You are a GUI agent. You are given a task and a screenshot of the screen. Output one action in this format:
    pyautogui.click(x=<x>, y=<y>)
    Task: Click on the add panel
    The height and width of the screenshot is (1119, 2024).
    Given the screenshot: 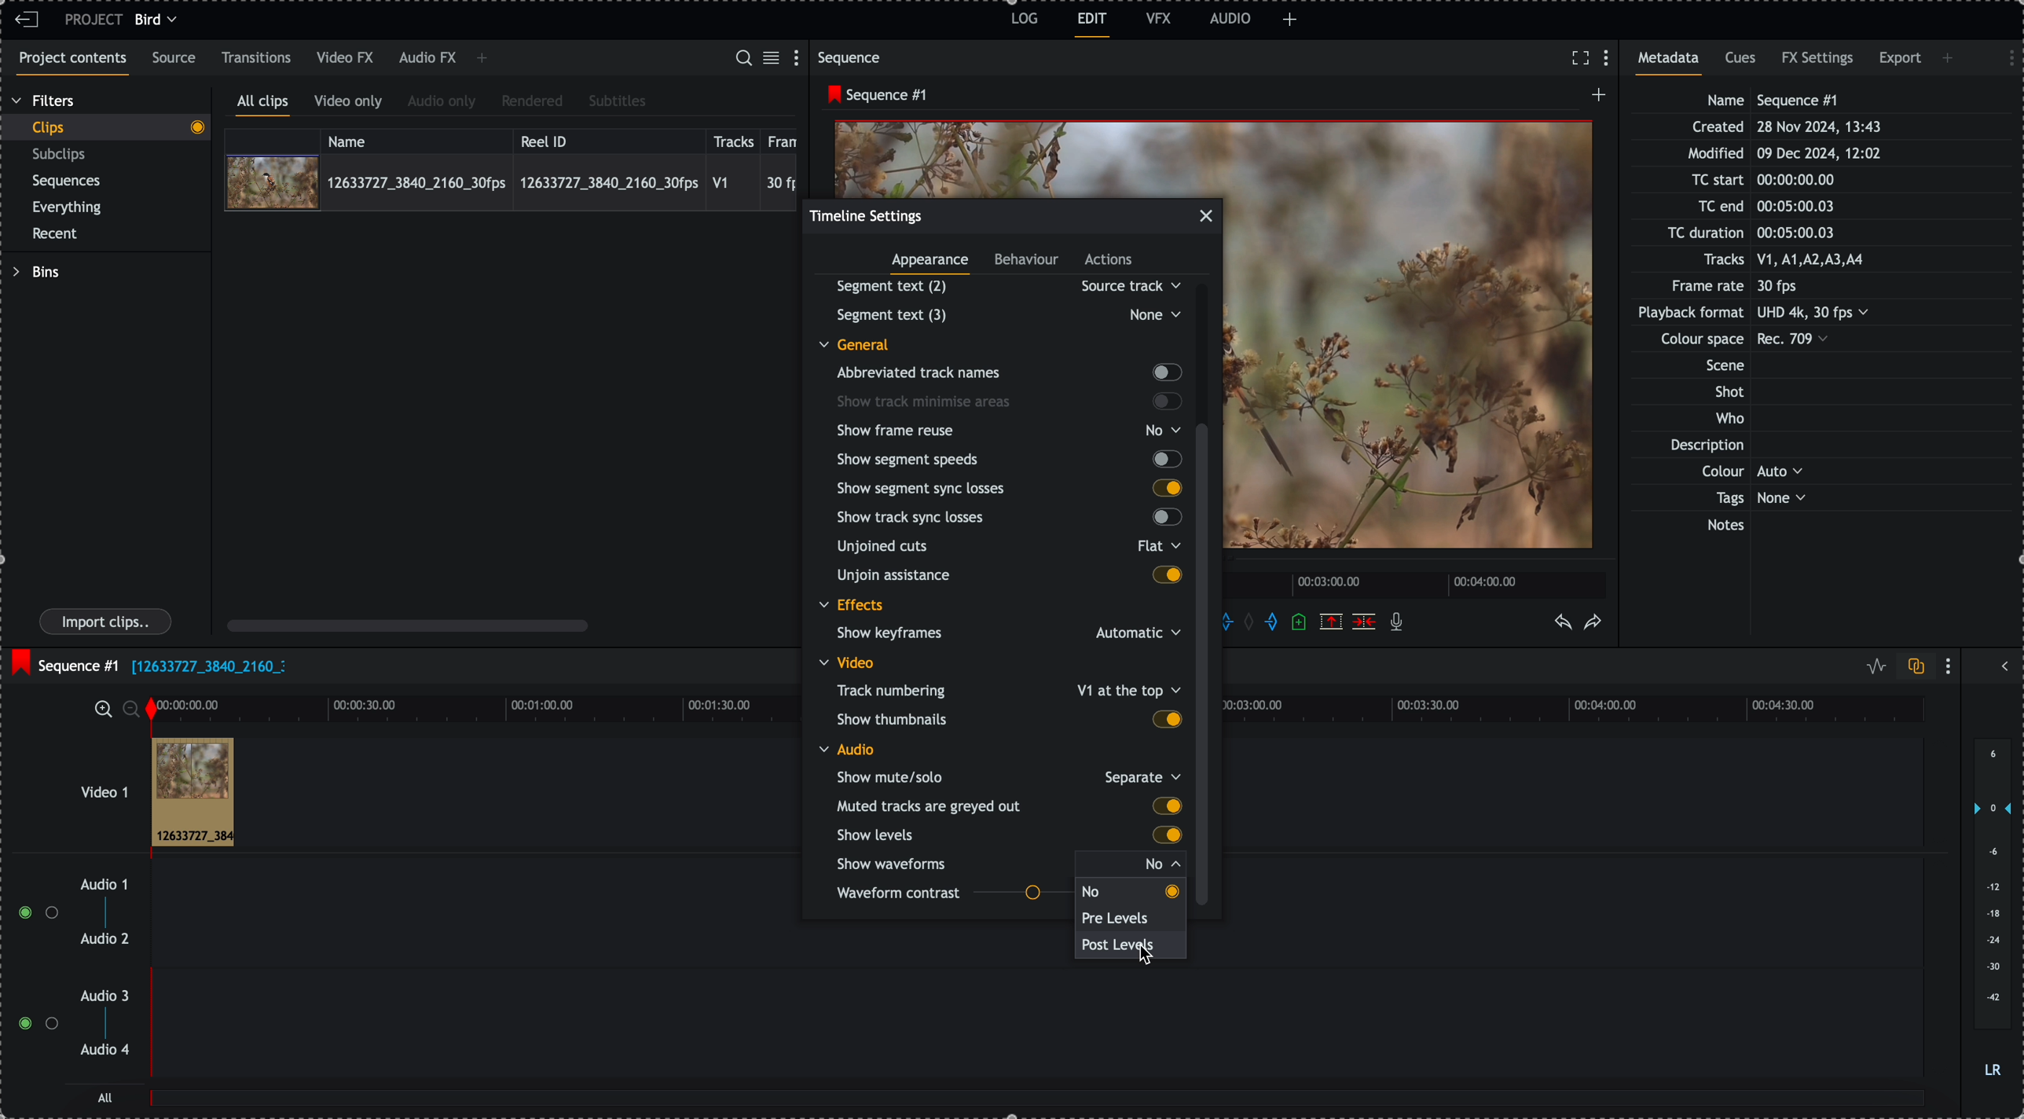 What is the action you would take?
    pyautogui.click(x=1290, y=20)
    